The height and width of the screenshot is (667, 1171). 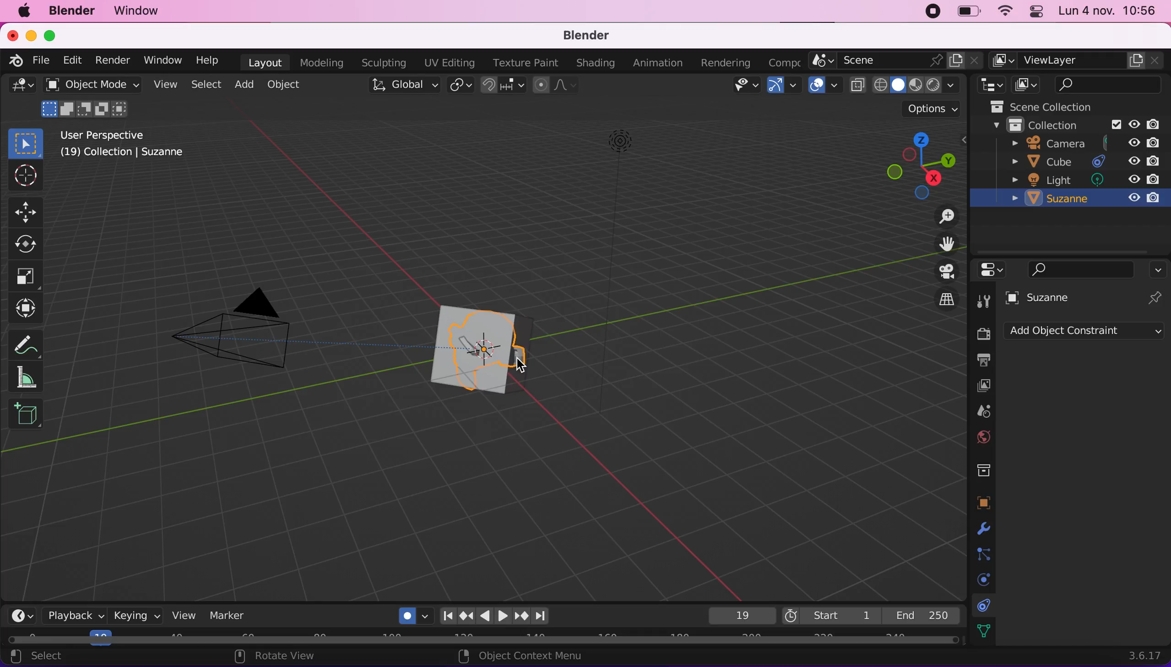 I want to click on view, so click(x=185, y=615).